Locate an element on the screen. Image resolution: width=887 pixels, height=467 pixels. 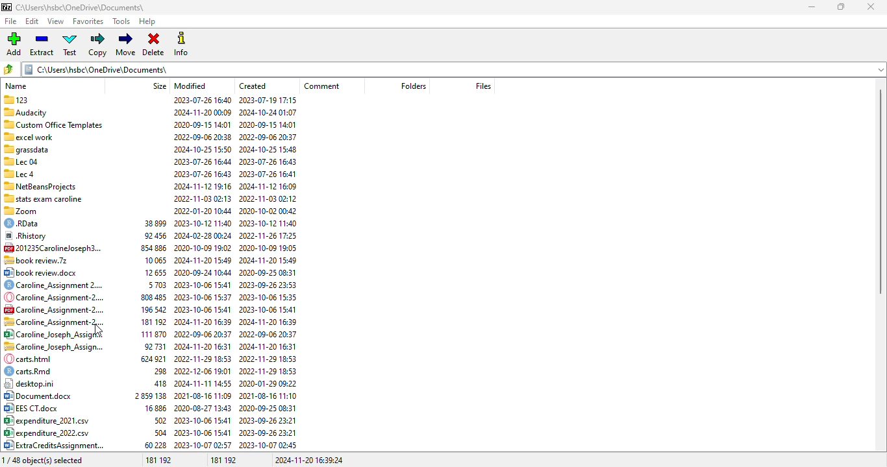
| Bl stats exam caroline 2022-11-03 02:13 2022-11-03 02:12 is located at coordinates (149, 197).